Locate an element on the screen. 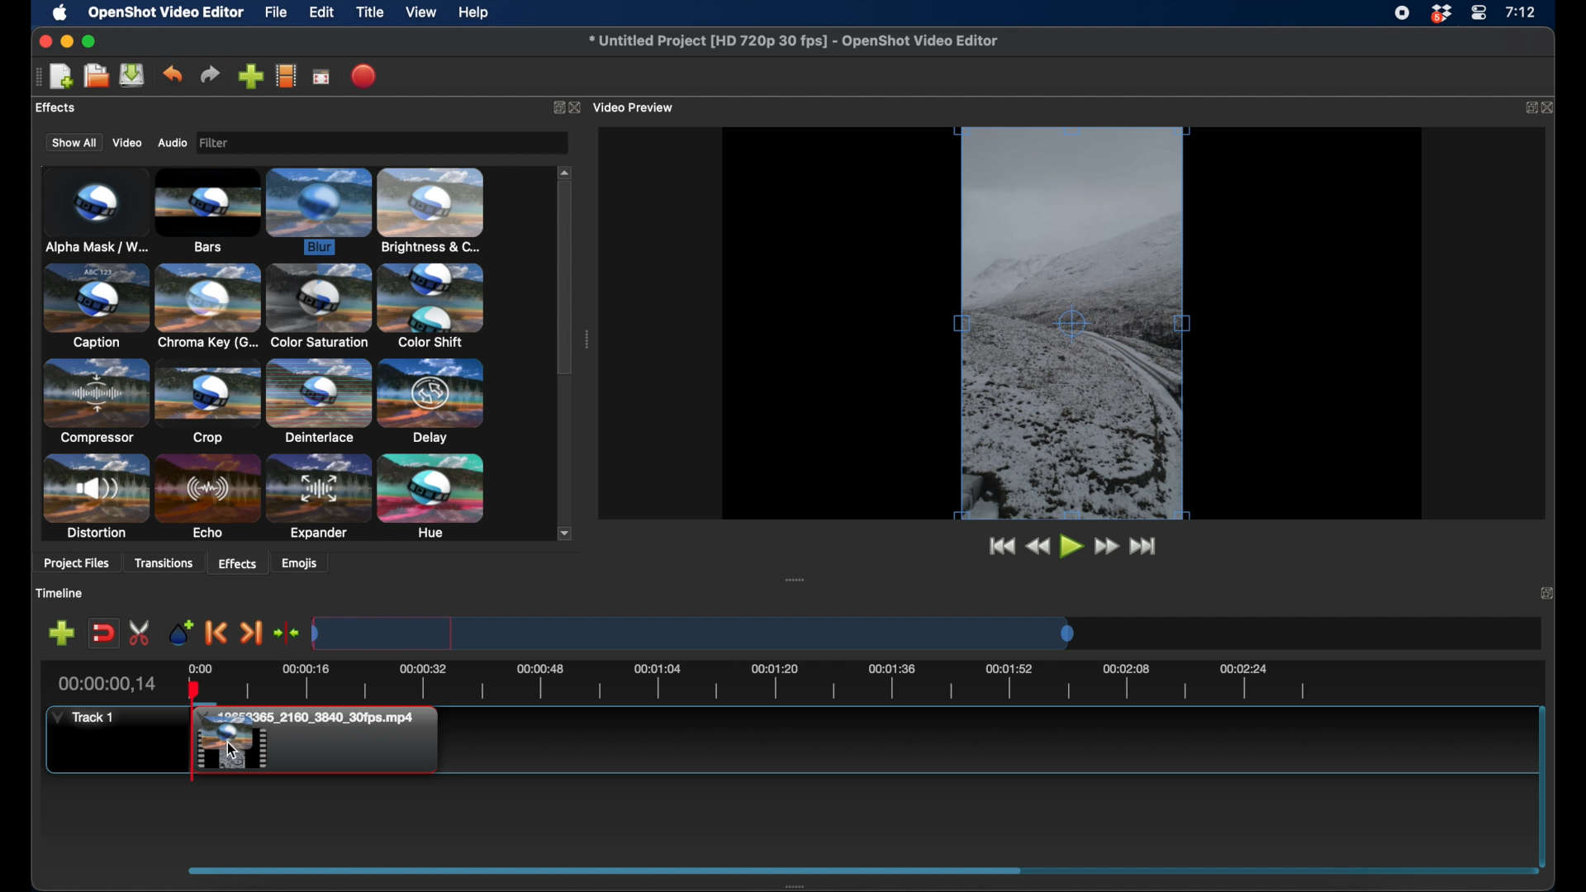 The width and height of the screenshot is (1586, 892). scroll down arrow is located at coordinates (566, 533).